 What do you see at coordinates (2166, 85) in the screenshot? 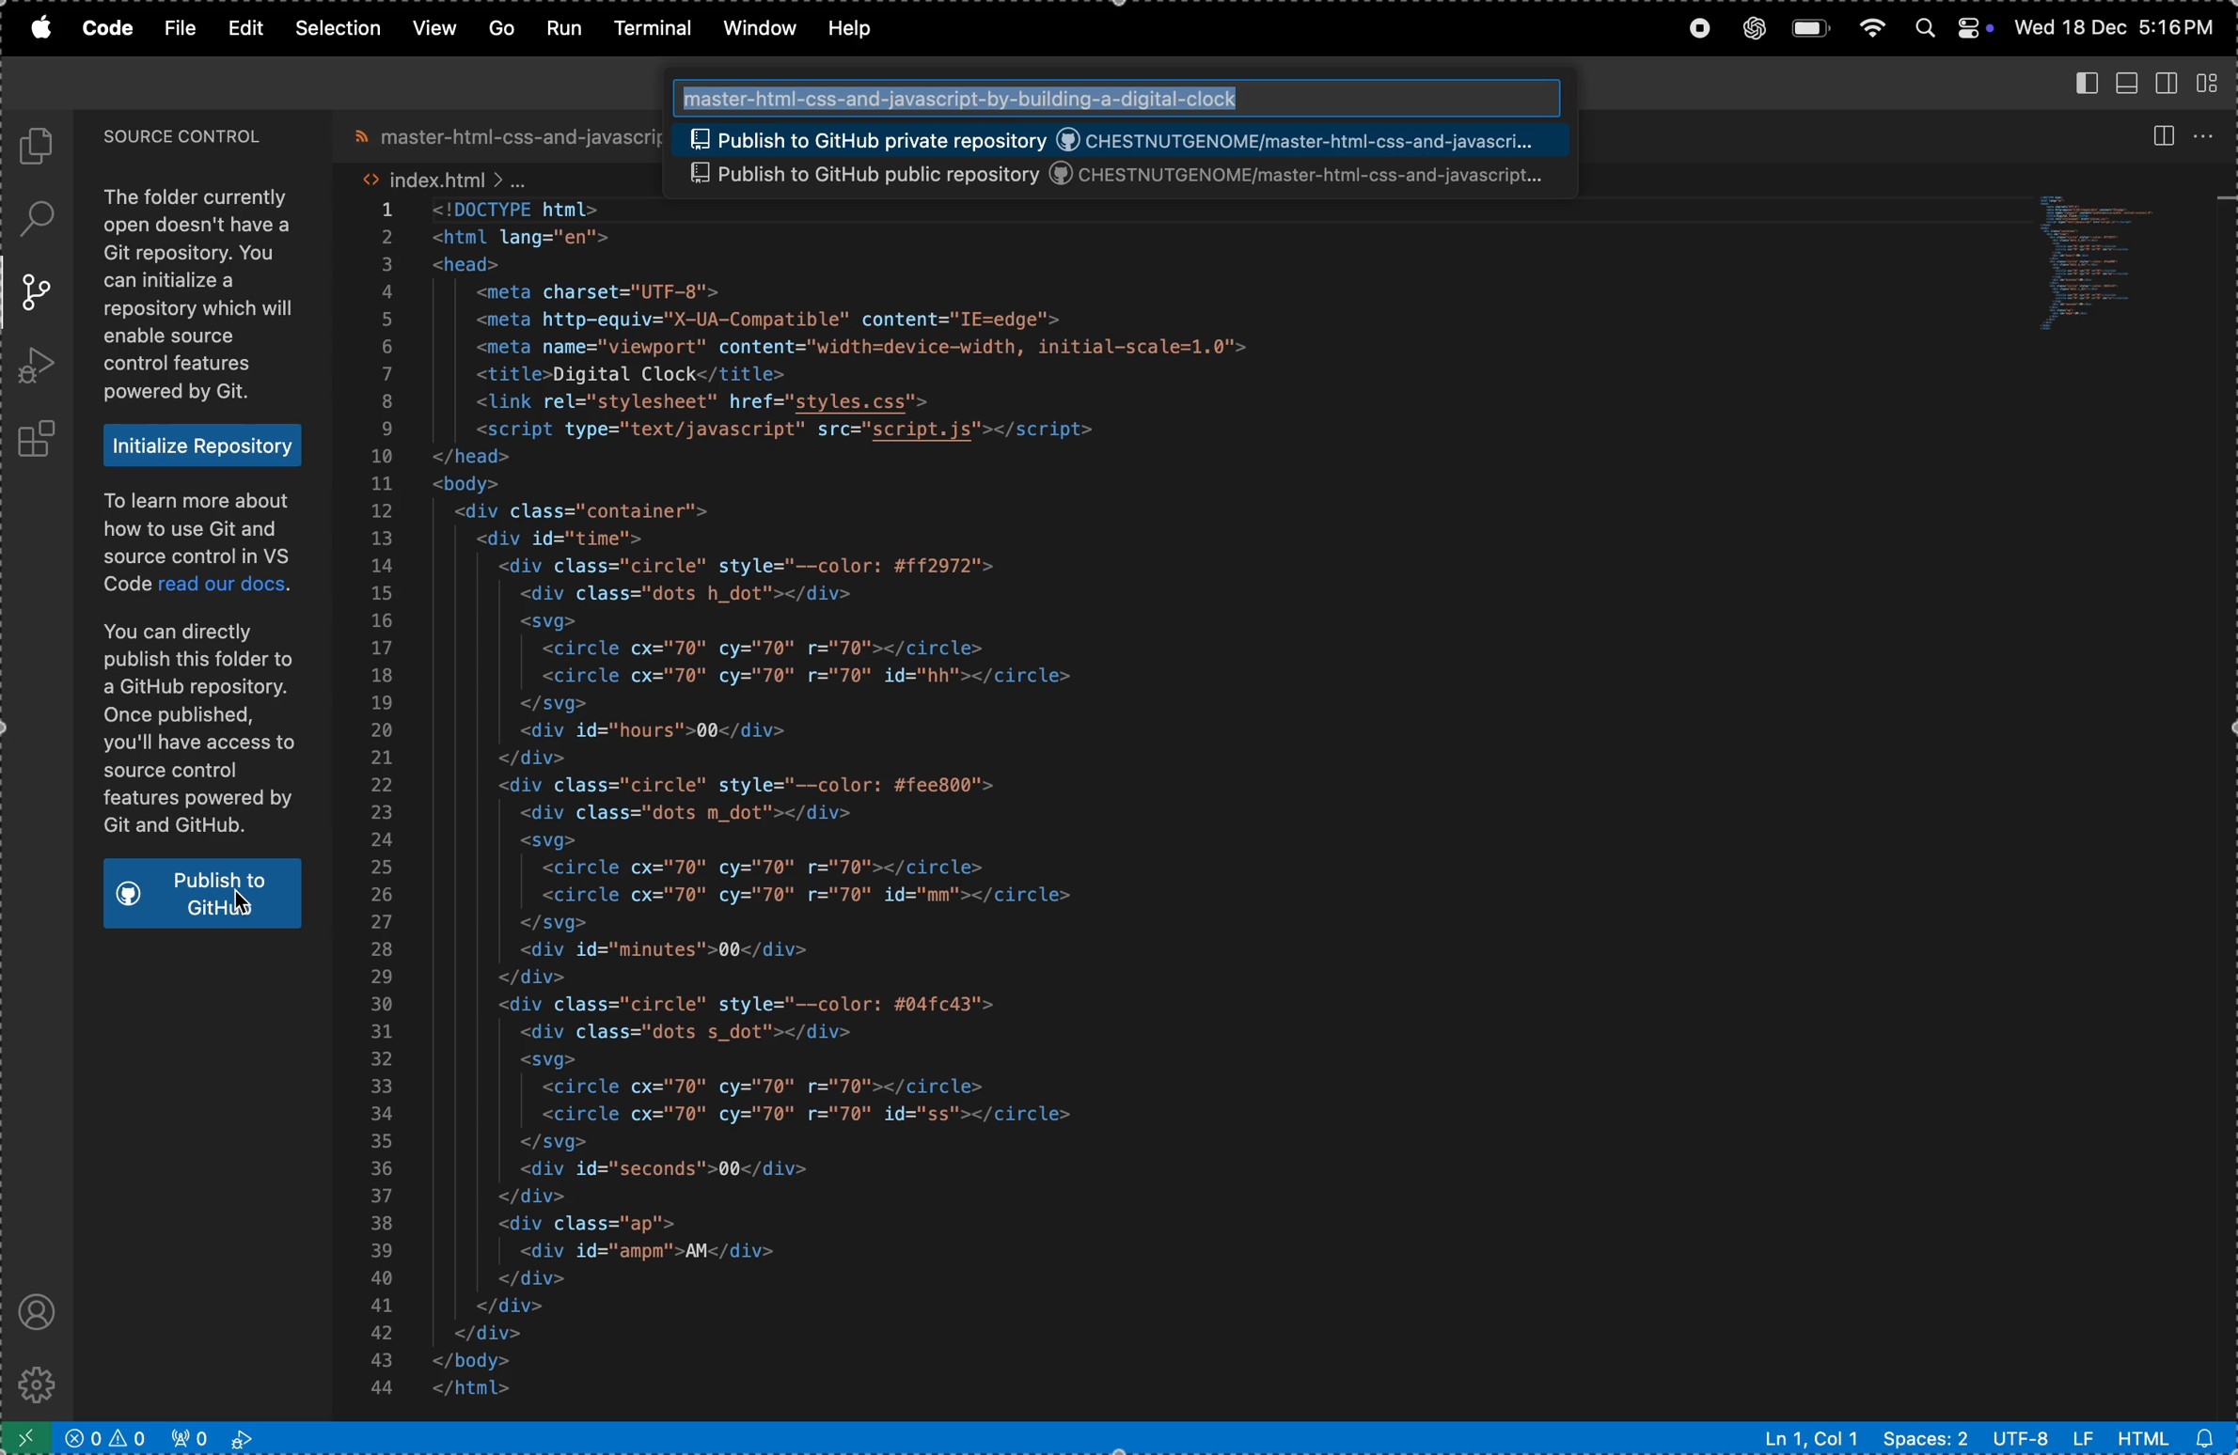
I see `secondary side bar` at bounding box center [2166, 85].